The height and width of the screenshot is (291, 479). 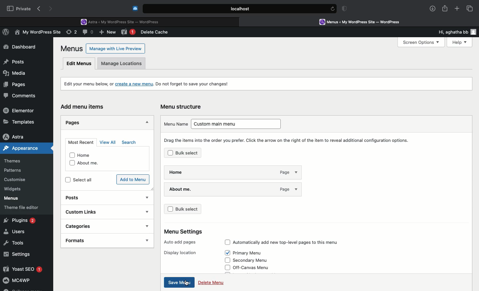 What do you see at coordinates (182, 107) in the screenshot?
I see `Menu structure` at bounding box center [182, 107].